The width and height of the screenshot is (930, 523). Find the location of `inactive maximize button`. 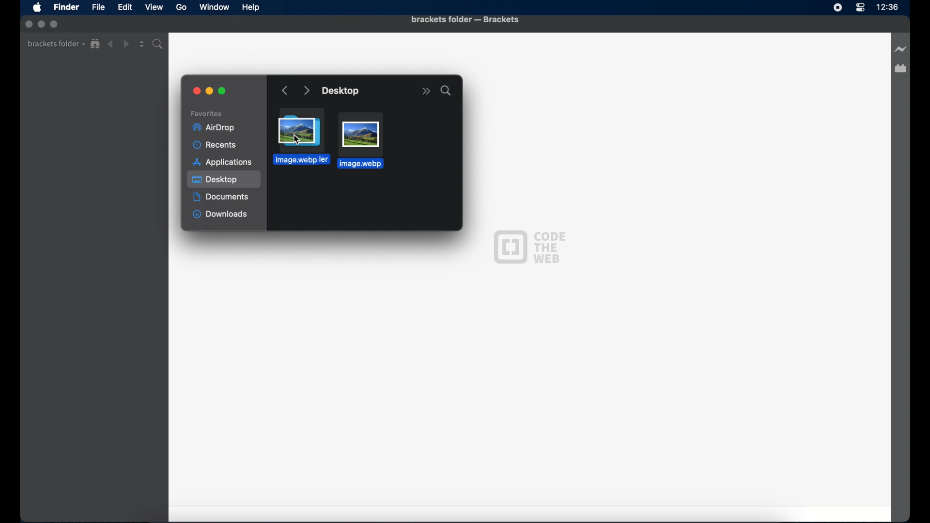

inactive maximize button is located at coordinates (55, 25).